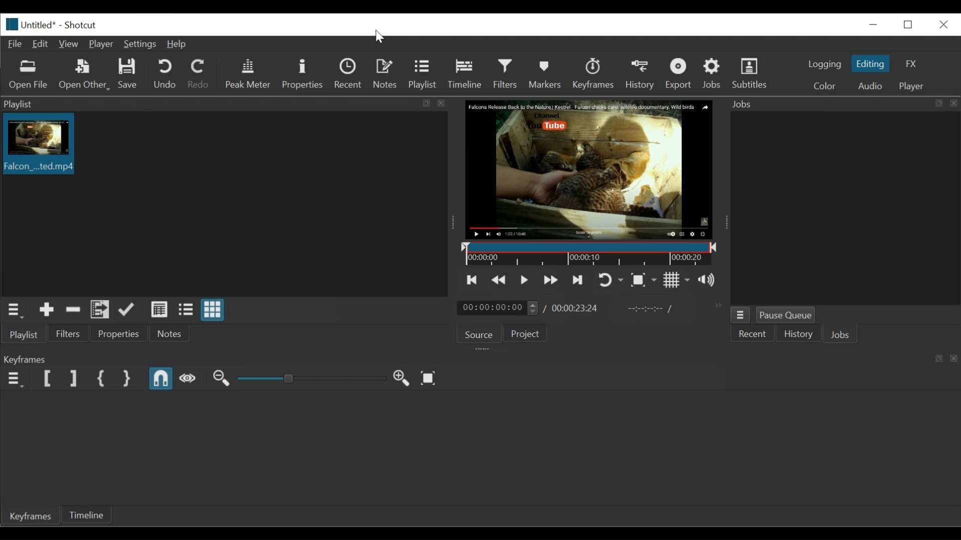 This screenshot has width=961, height=540. What do you see at coordinates (497, 307) in the screenshot?
I see `00:00:00:00` at bounding box center [497, 307].